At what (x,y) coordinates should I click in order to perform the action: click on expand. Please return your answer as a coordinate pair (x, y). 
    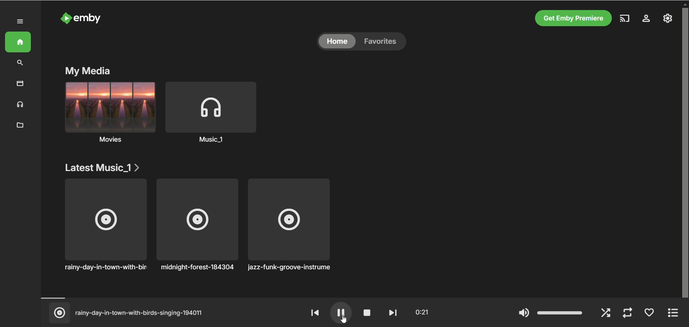
    Looking at the image, I should click on (674, 313).